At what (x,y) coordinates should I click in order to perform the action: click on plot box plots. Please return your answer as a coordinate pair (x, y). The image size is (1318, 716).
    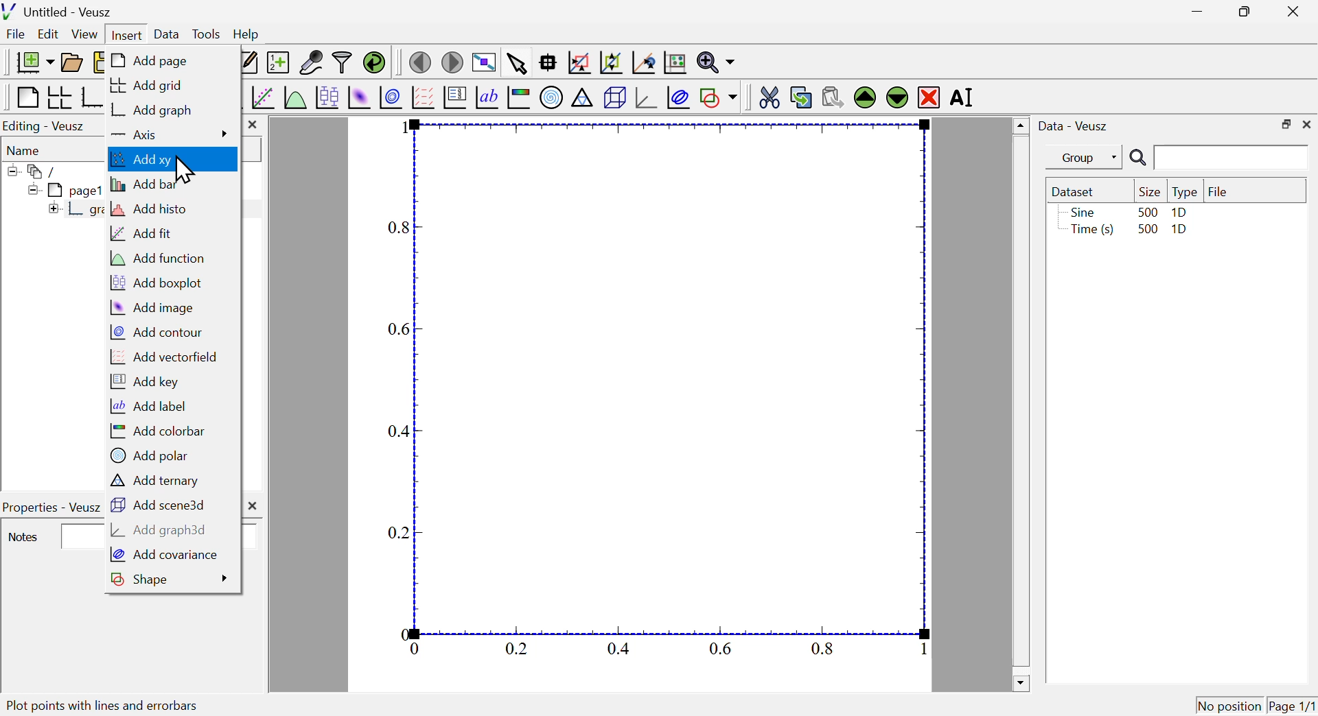
    Looking at the image, I should click on (326, 96).